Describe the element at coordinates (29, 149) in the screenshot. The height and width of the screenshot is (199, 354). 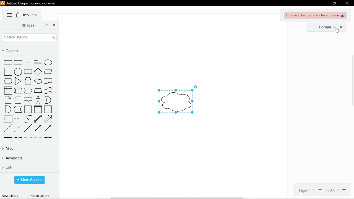
I see `misc` at that location.